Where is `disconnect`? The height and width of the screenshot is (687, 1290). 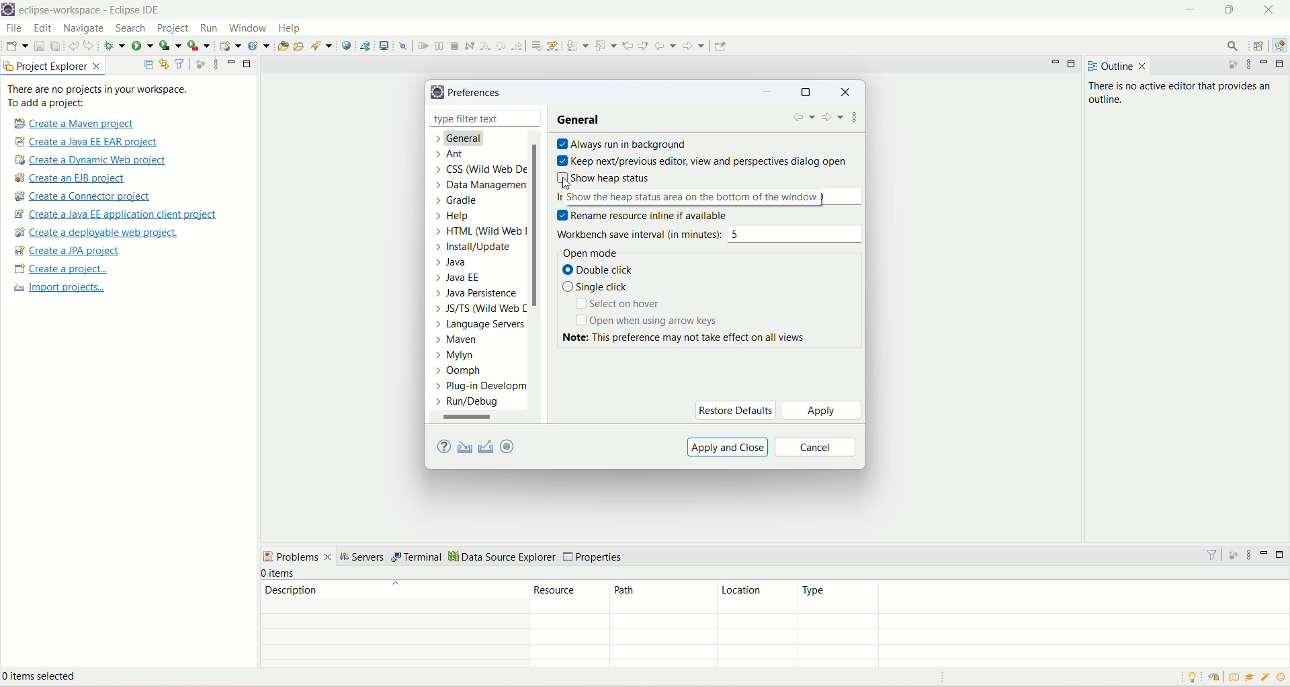 disconnect is located at coordinates (469, 45).